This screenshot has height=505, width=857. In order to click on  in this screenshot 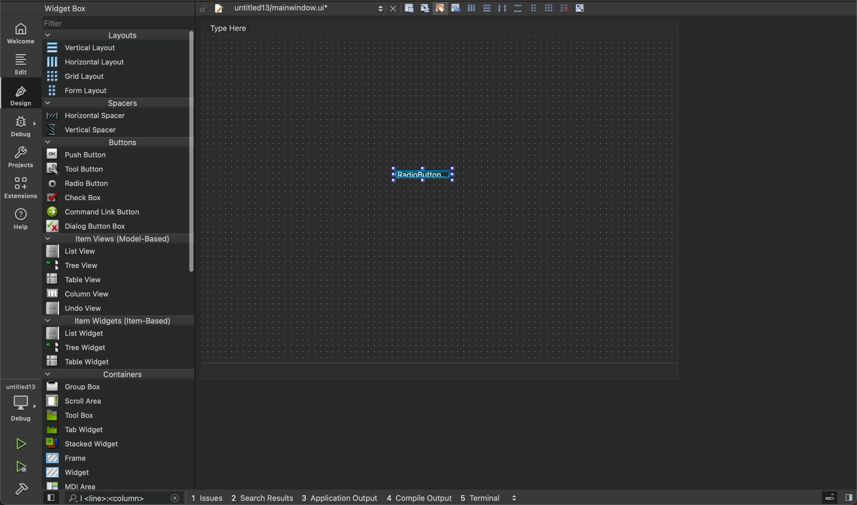, I will do `click(117, 77)`.